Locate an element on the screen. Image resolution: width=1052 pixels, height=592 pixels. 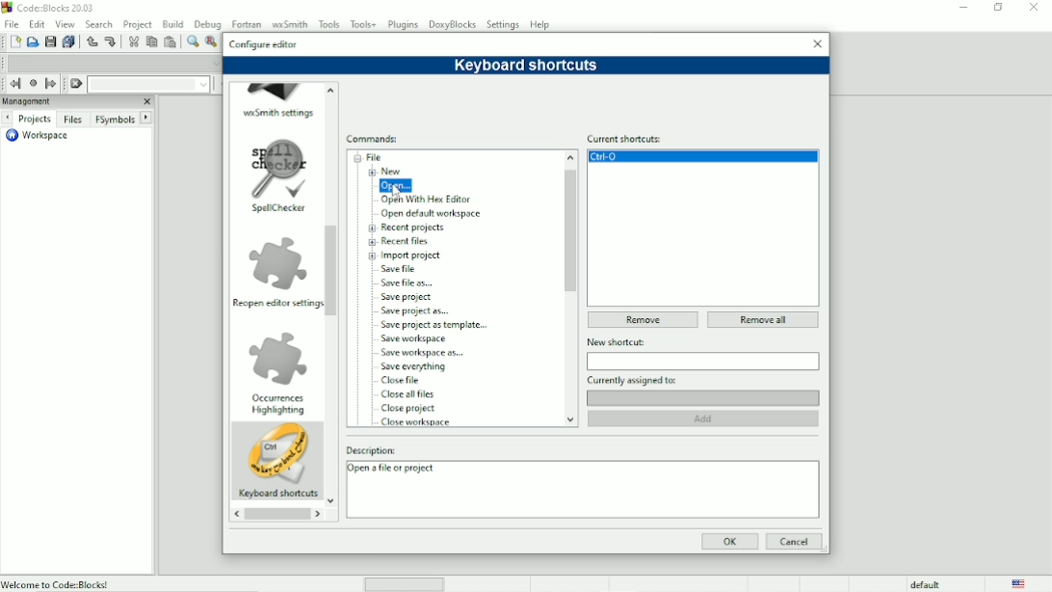
Drop down is located at coordinates (202, 85).